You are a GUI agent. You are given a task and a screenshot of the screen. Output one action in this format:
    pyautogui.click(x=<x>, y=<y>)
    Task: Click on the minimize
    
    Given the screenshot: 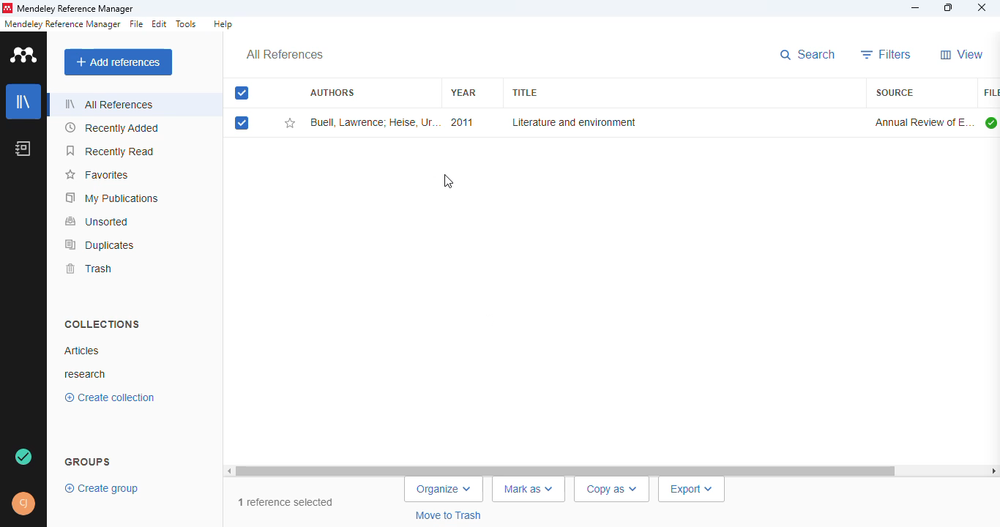 What is the action you would take?
    pyautogui.click(x=916, y=9)
    